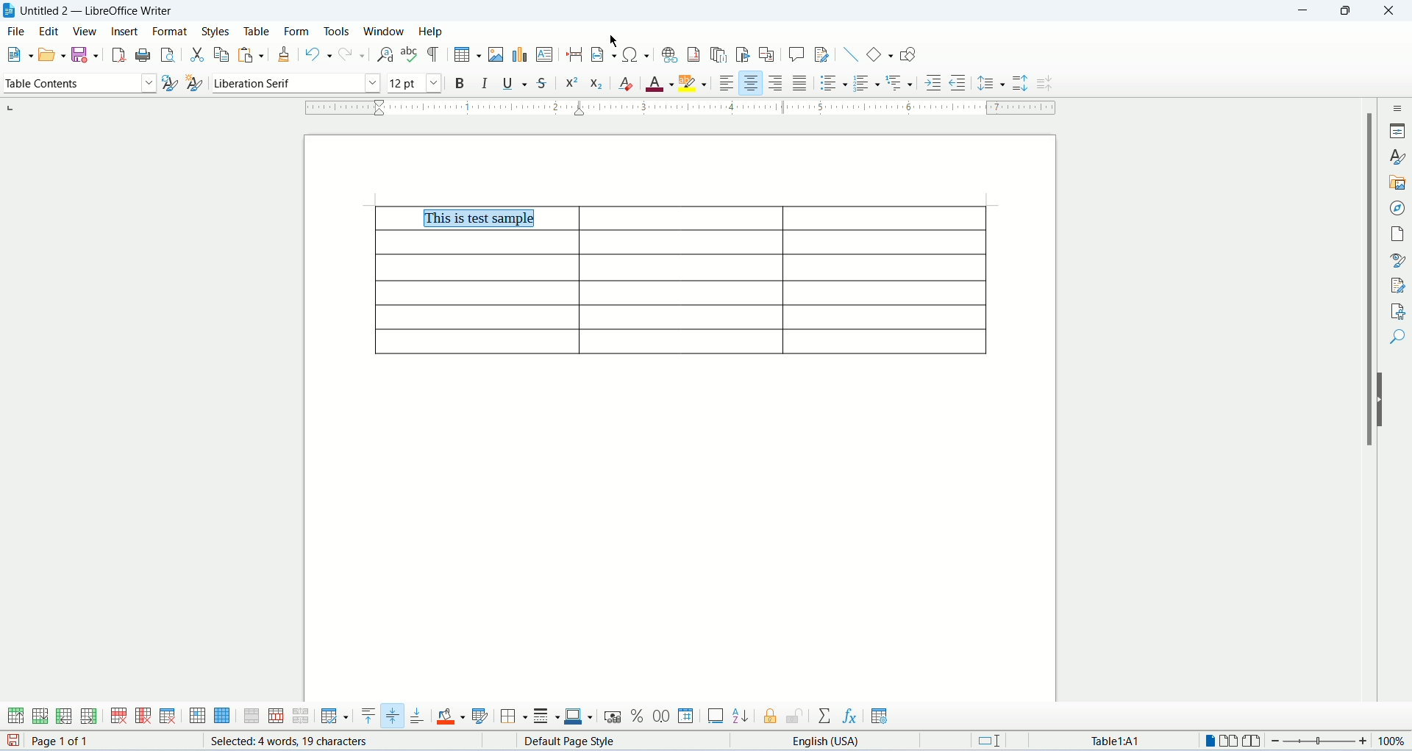 This screenshot has width=1412, height=751. I want to click on copy, so click(221, 54).